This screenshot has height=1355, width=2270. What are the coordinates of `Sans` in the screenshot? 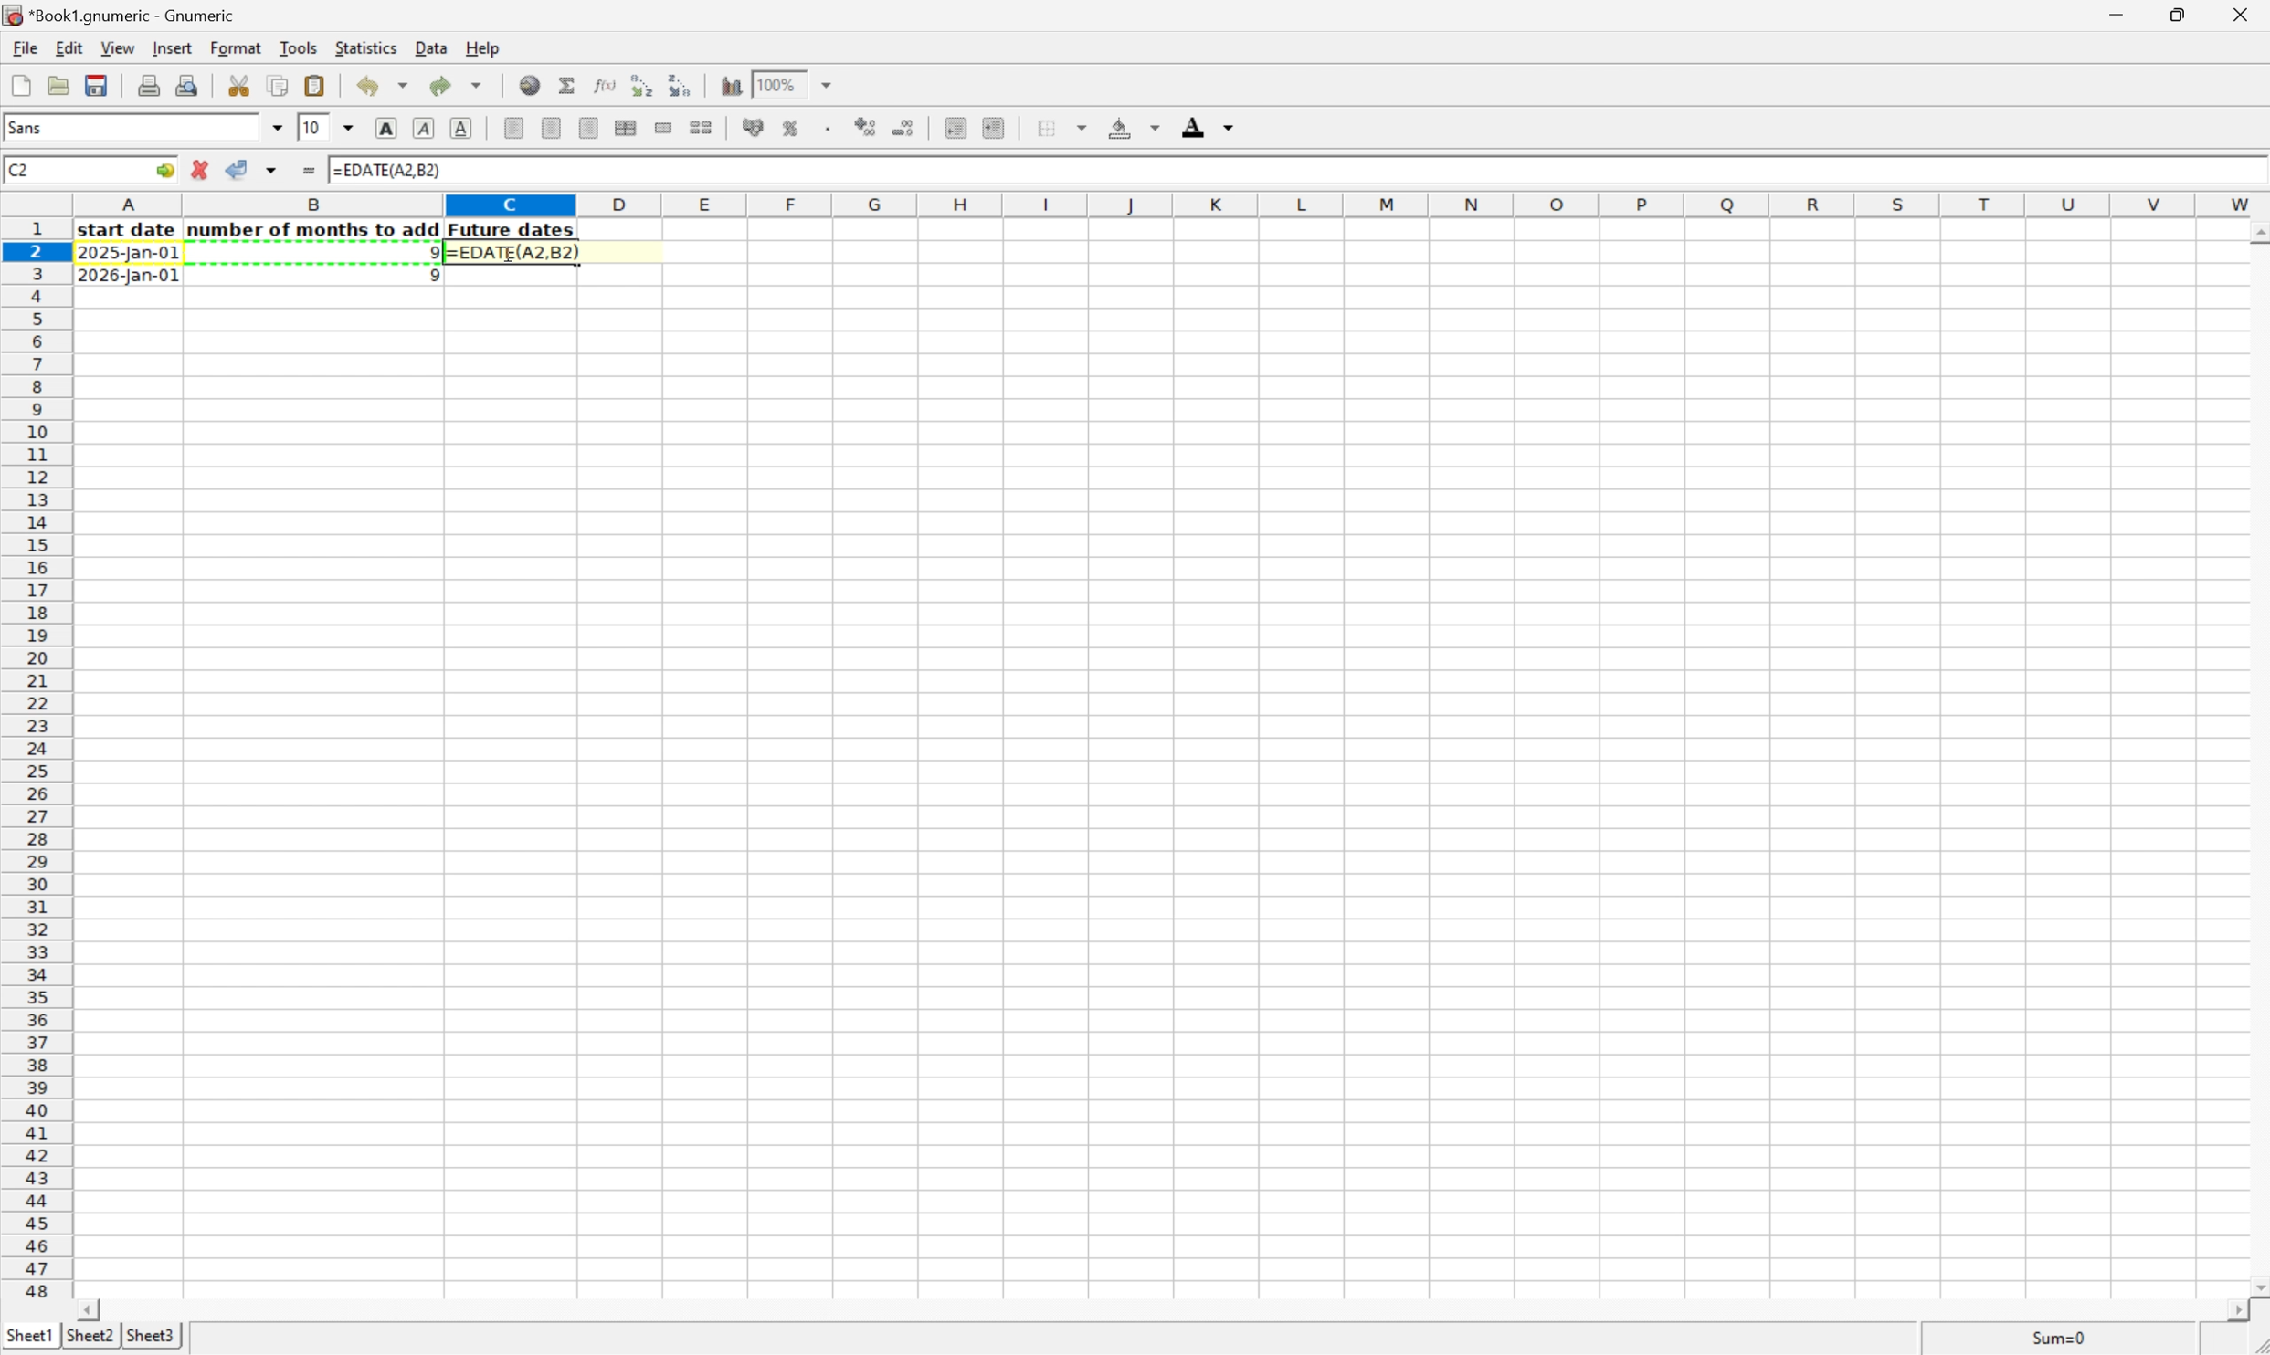 It's located at (36, 127).